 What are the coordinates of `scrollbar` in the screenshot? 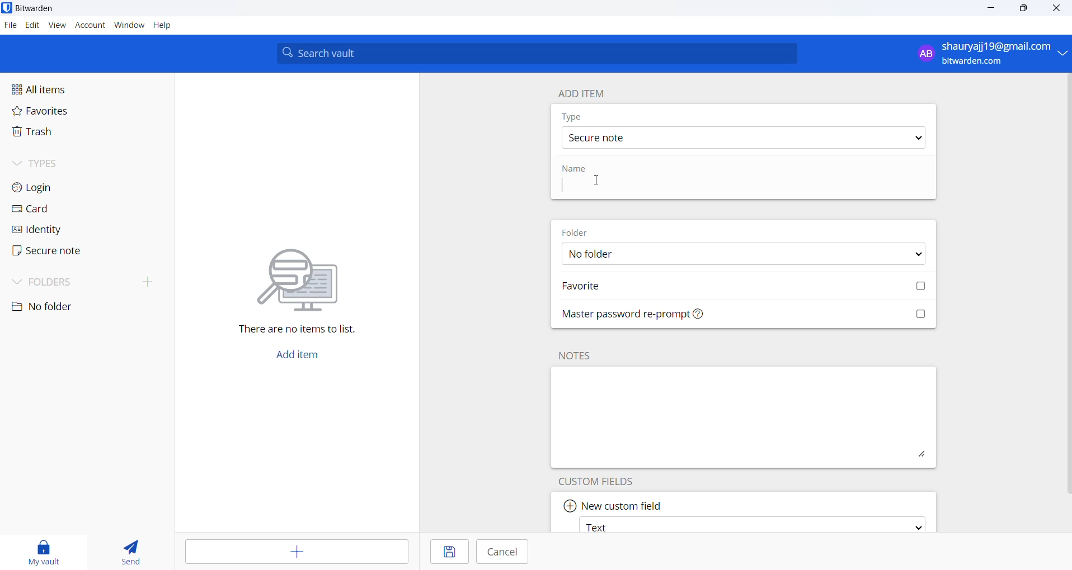 It's located at (1069, 285).